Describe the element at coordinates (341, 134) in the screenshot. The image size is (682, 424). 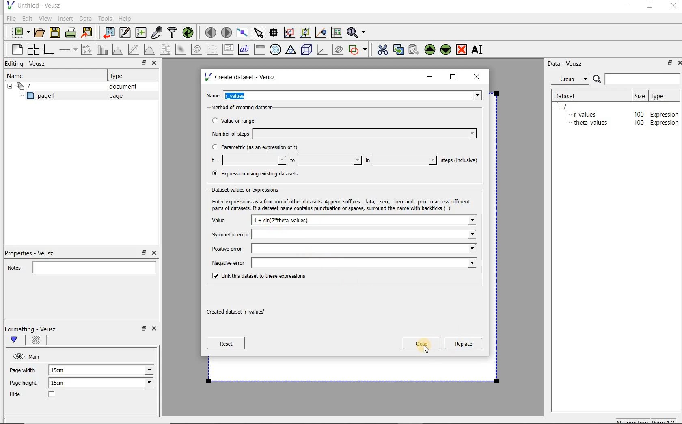
I see `Number of steps` at that location.